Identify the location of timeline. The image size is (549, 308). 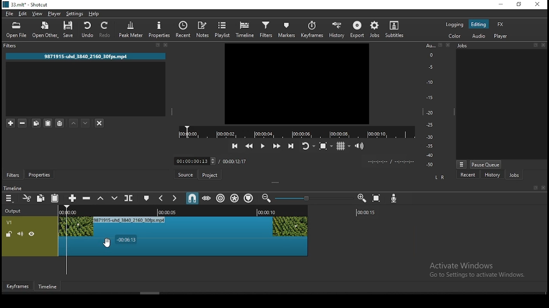
(14, 188).